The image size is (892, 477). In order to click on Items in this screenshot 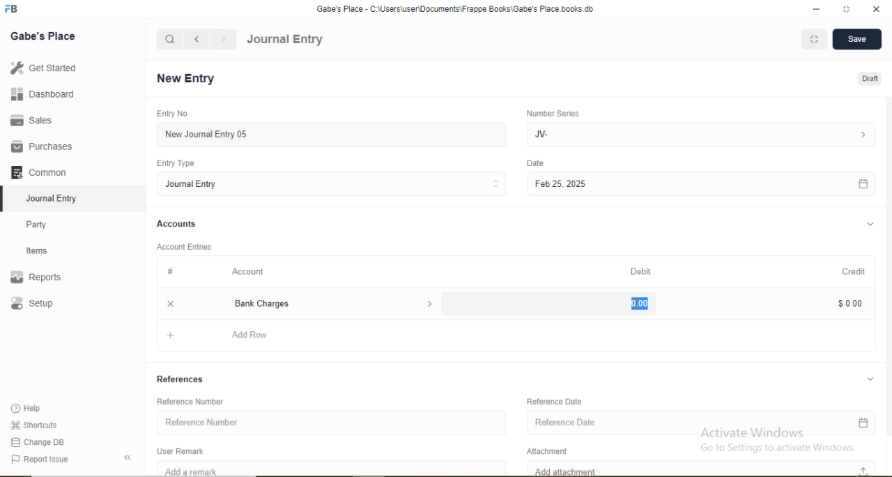, I will do `click(45, 250)`.